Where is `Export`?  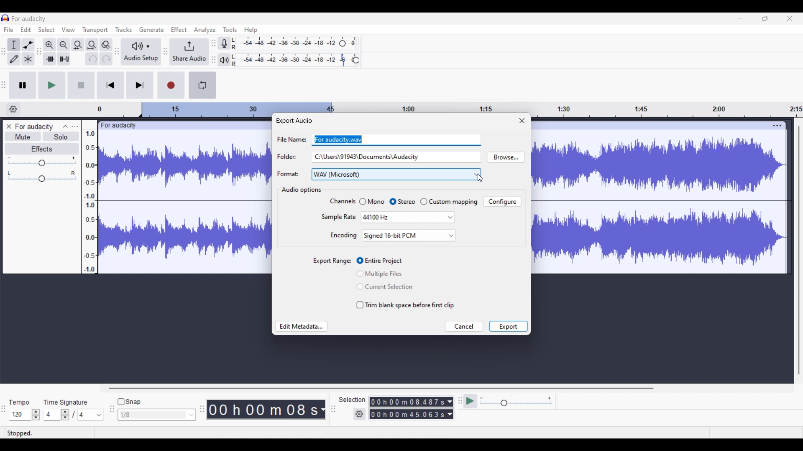
Export is located at coordinates (508, 326).